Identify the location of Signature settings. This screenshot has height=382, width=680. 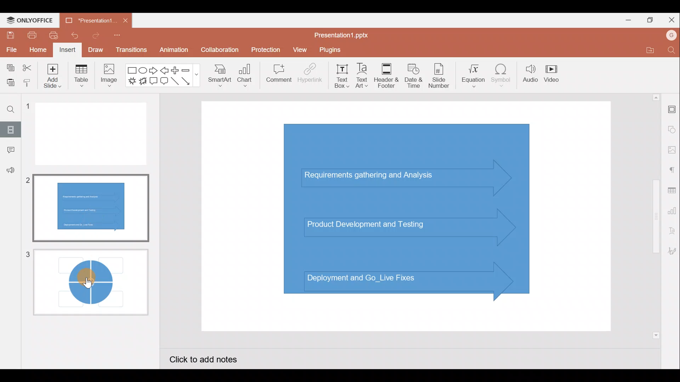
(671, 251).